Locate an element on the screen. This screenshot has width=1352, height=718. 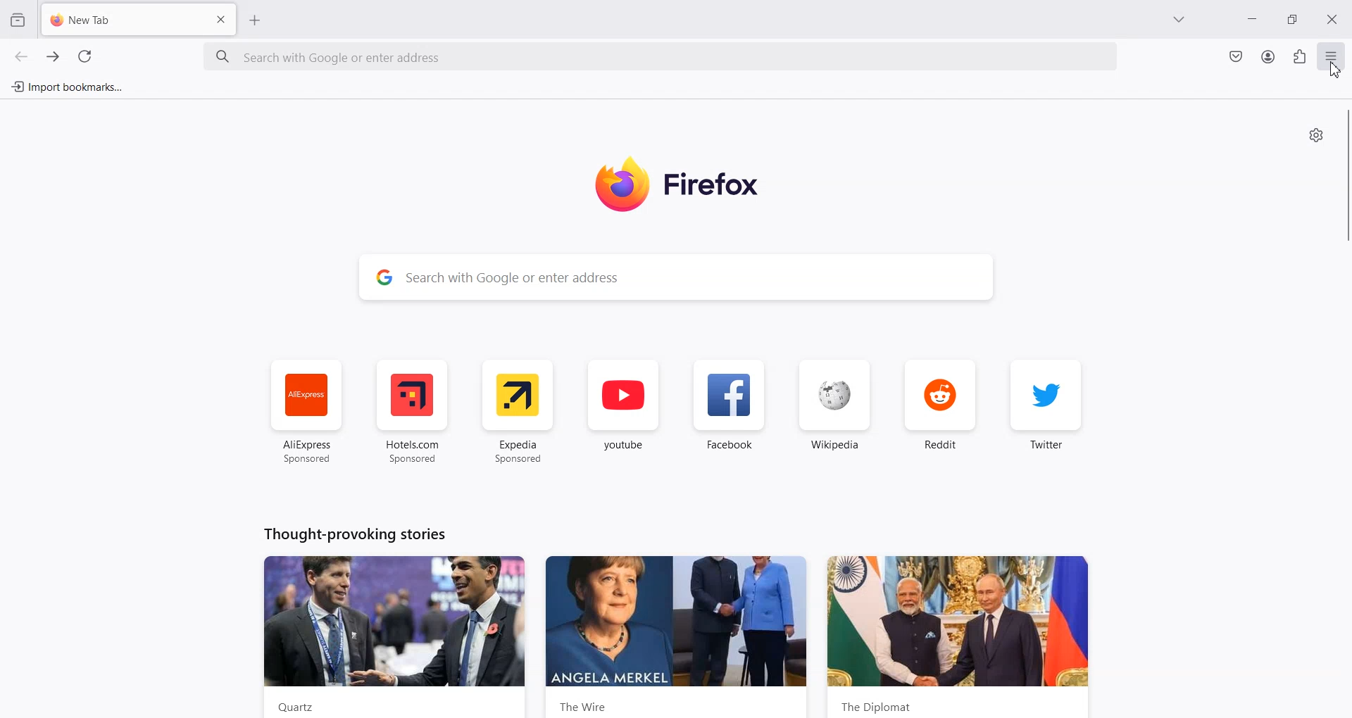
Add New Tab is located at coordinates (256, 20).